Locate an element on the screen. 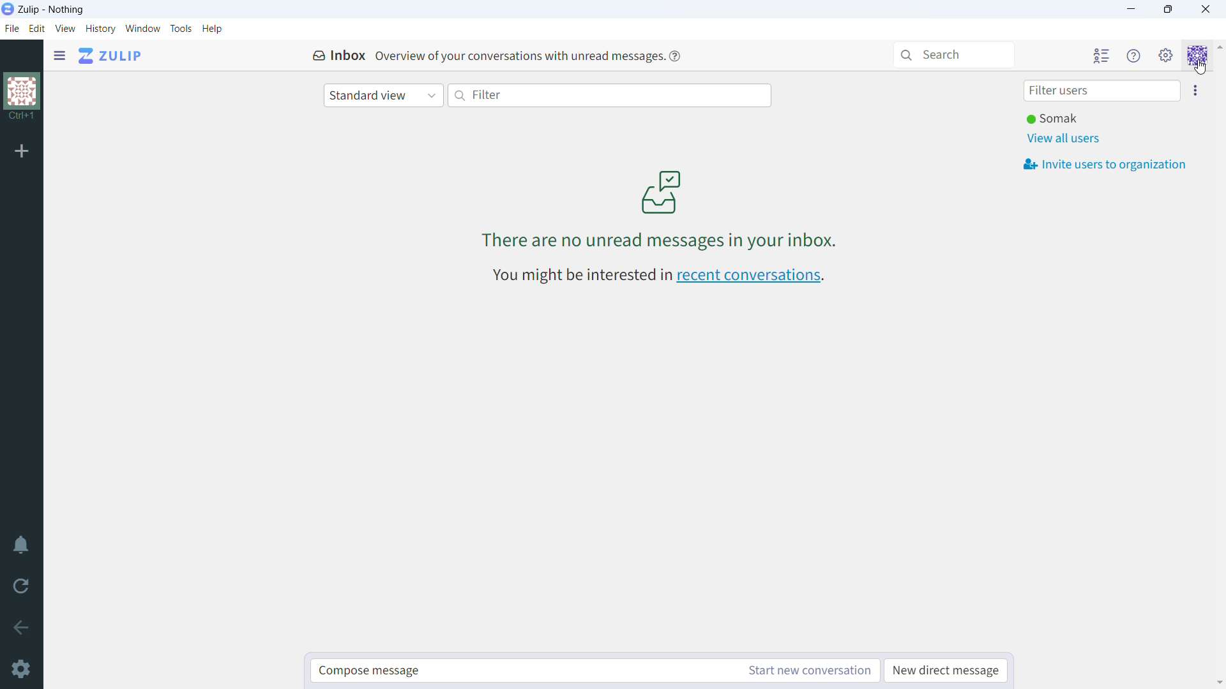 The width and height of the screenshot is (1226, 689). tools is located at coordinates (181, 29).